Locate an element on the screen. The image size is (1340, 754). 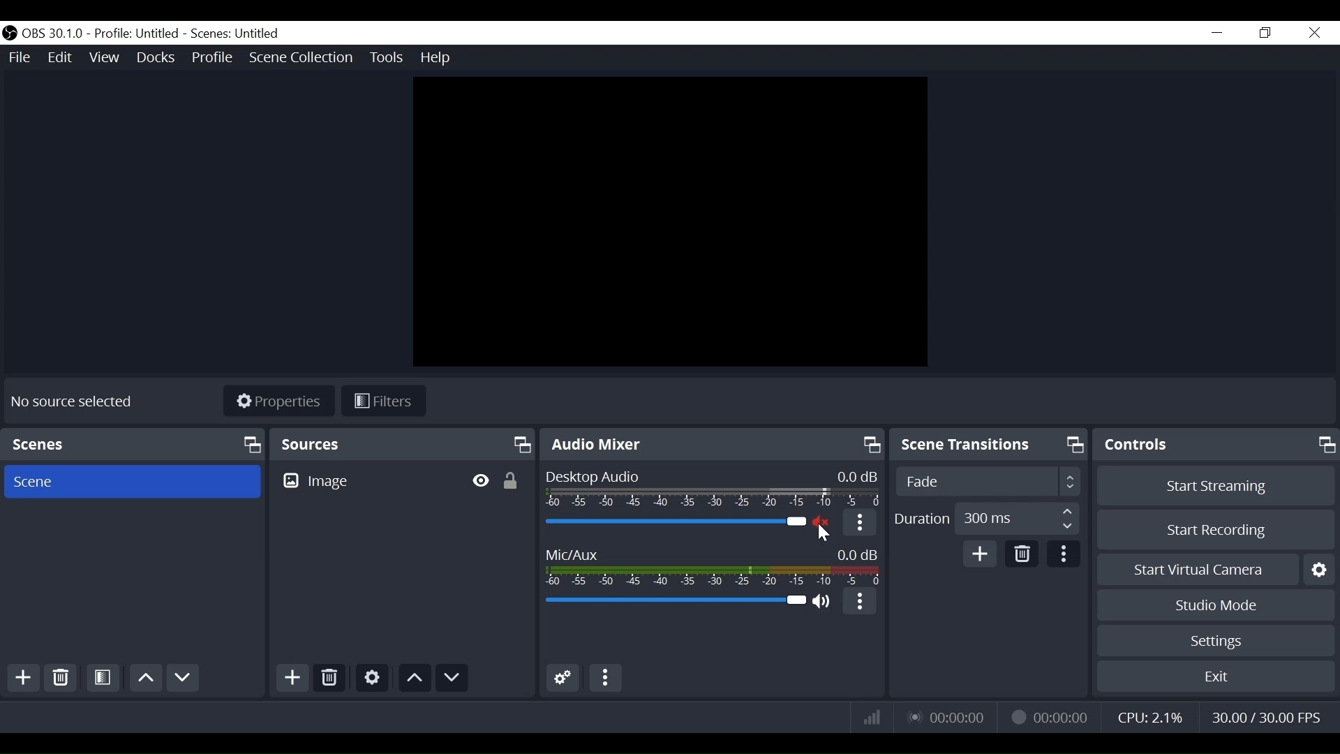
Properties is located at coordinates (281, 402).